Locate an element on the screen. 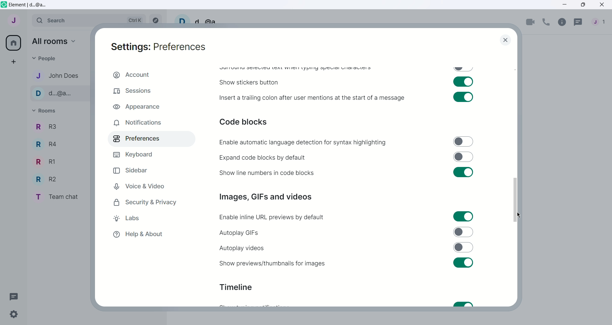 The height and width of the screenshot is (325, 612). Show line numbers in code blocks is located at coordinates (267, 172).